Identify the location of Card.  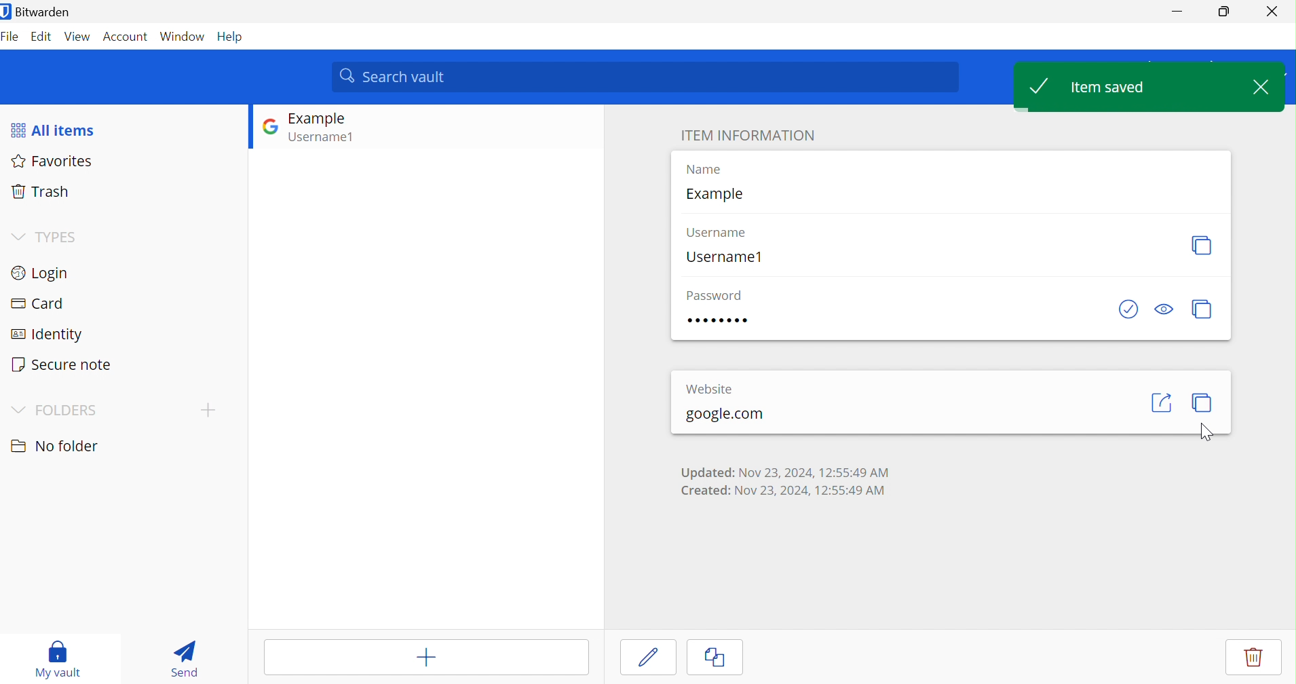
(37, 302).